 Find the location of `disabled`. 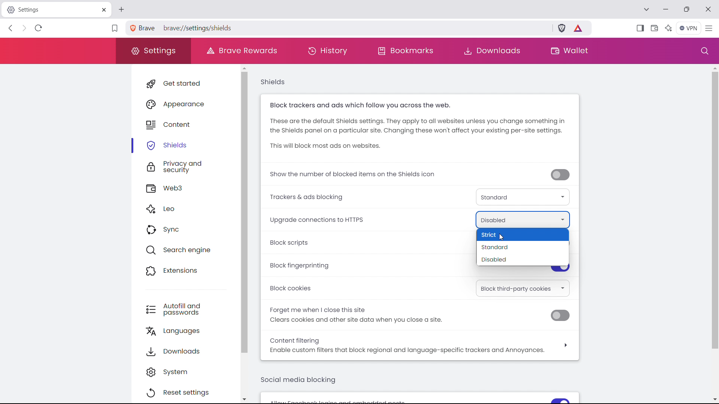

disabled is located at coordinates (523, 260).